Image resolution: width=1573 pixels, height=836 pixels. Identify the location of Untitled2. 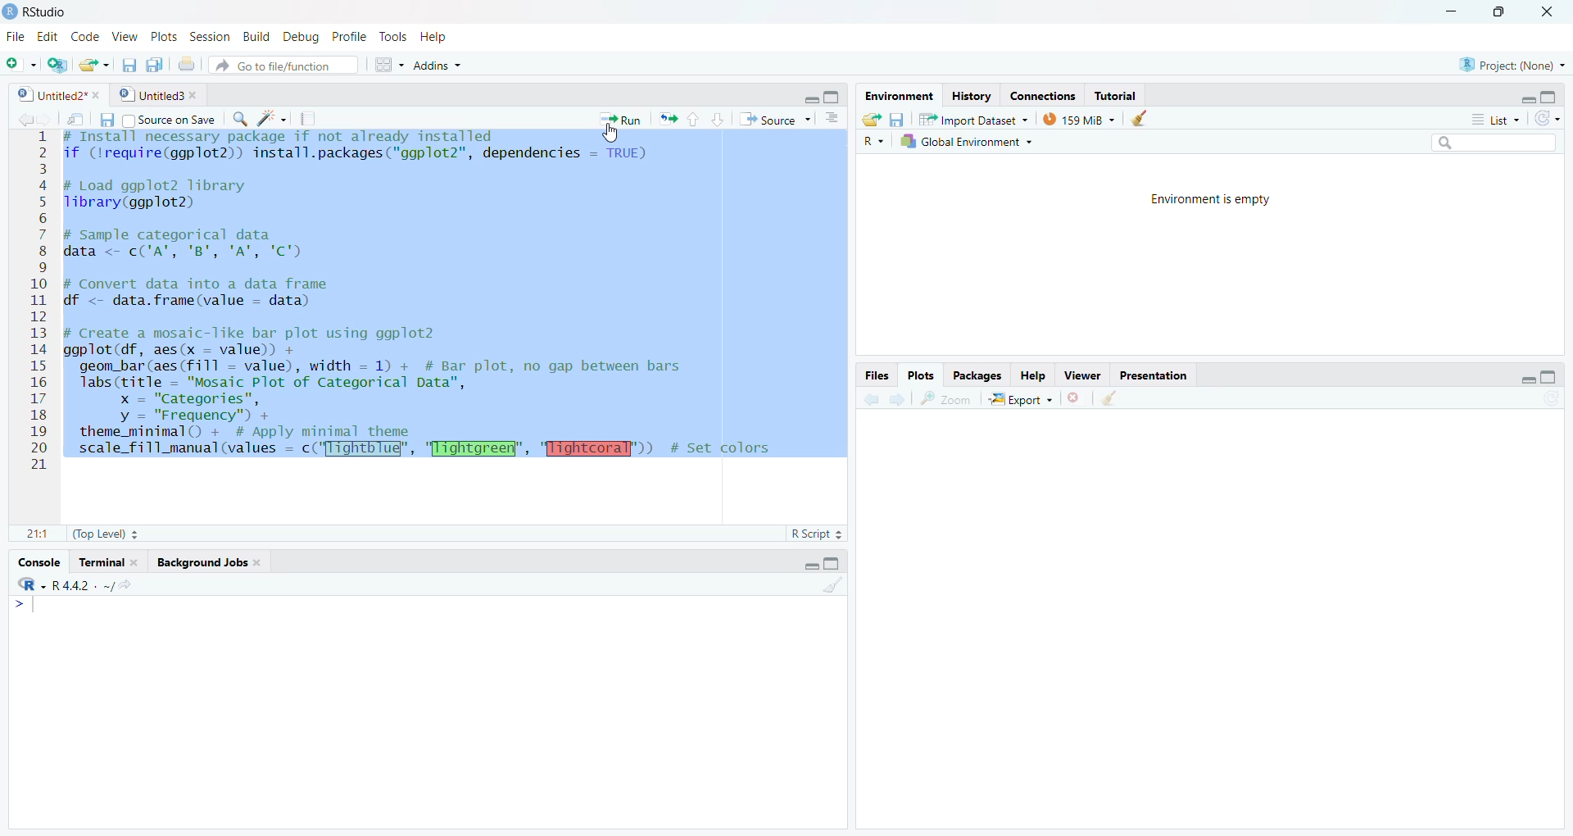
(59, 96).